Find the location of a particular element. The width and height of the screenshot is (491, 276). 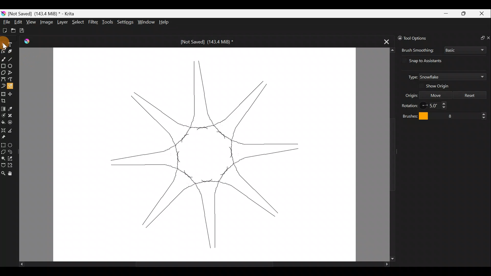

Polyline is located at coordinates (10, 73).